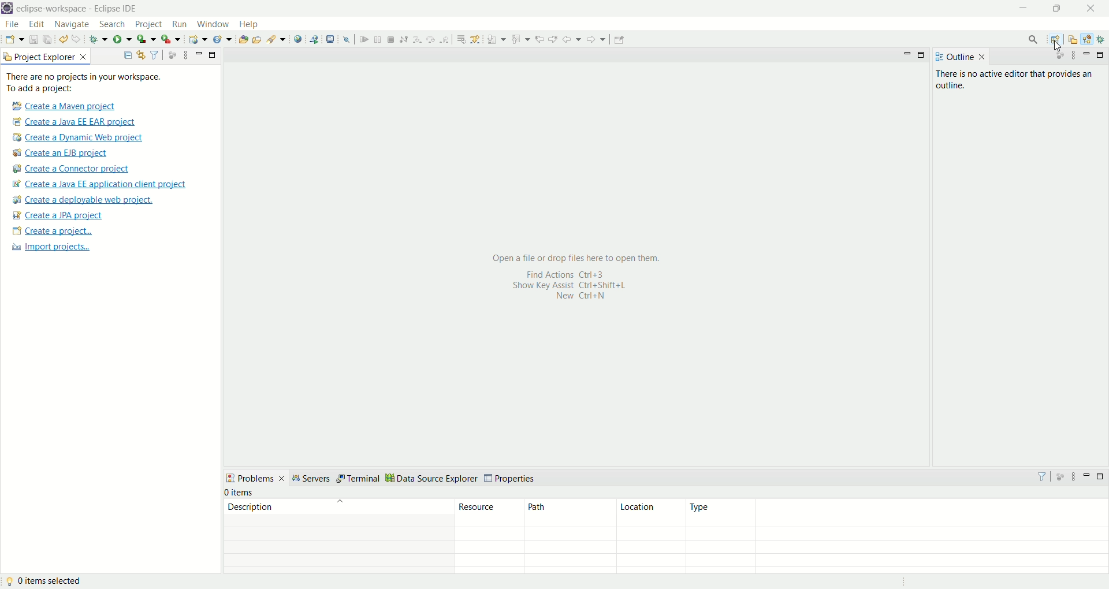 The width and height of the screenshot is (1109, 589). Describe the element at coordinates (48, 40) in the screenshot. I see `save all` at that location.